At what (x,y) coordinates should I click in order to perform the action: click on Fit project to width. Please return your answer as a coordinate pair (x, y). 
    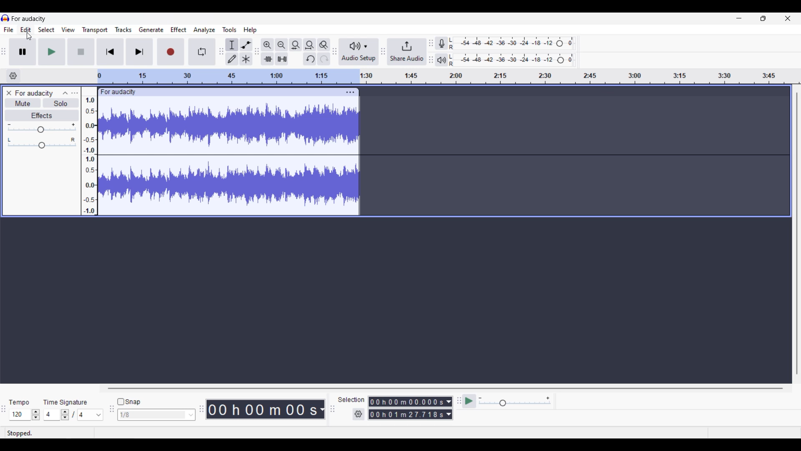
    Looking at the image, I should click on (310, 45).